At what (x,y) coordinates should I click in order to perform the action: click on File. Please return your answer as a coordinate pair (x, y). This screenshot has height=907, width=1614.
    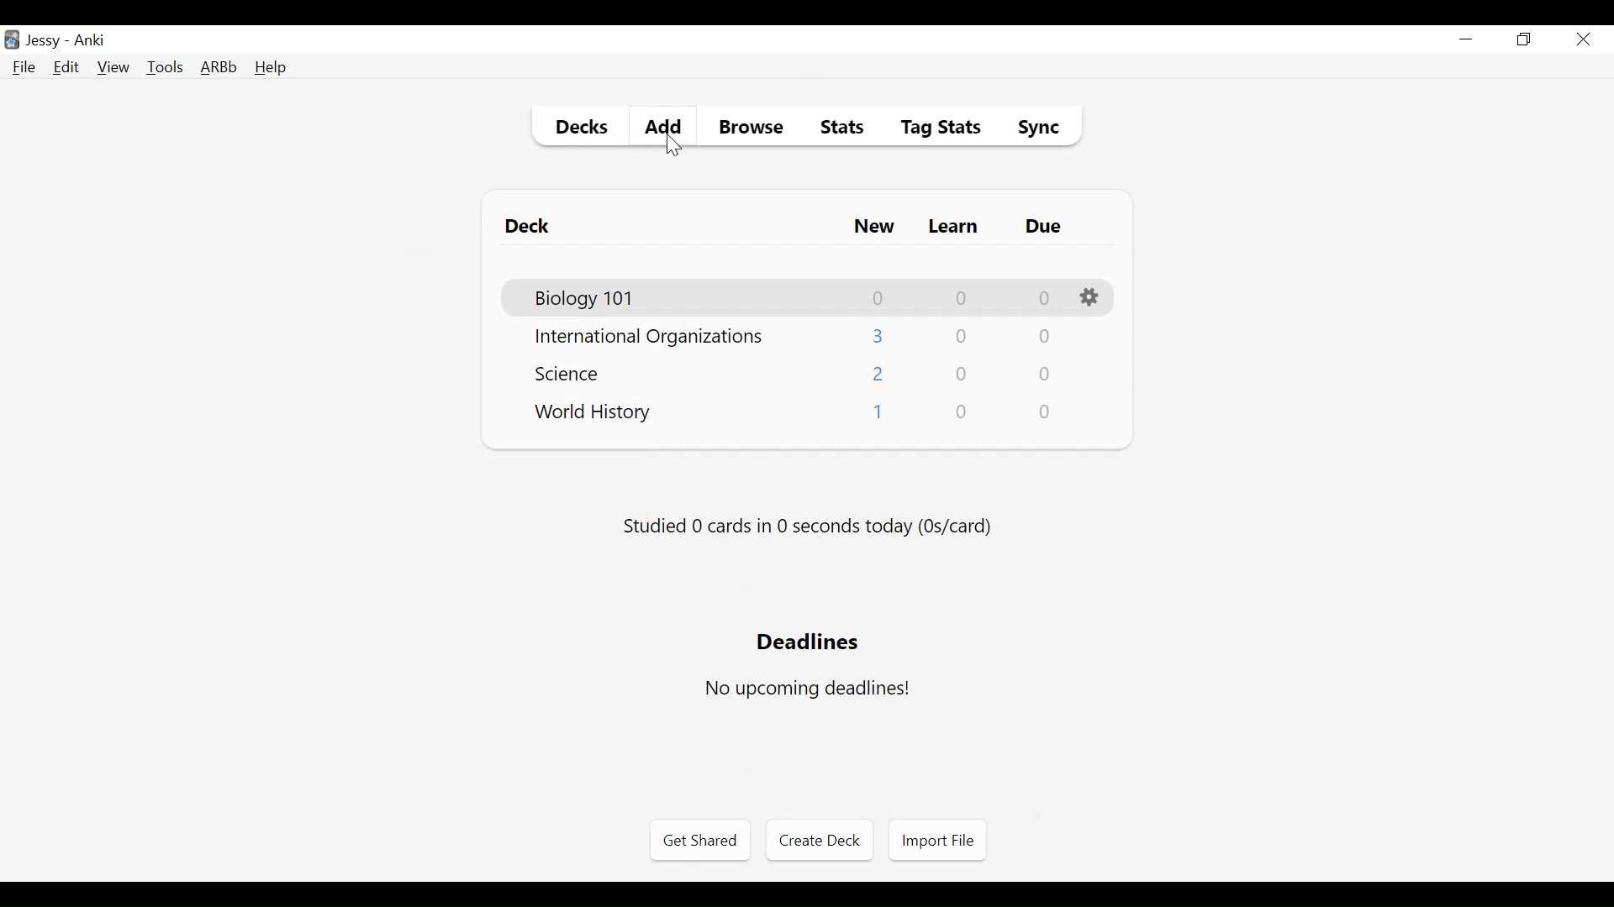
    Looking at the image, I should click on (24, 69).